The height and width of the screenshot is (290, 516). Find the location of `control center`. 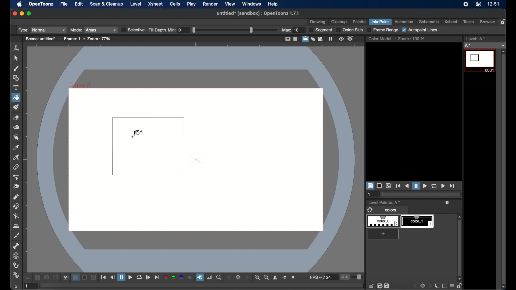

control center is located at coordinates (478, 4).